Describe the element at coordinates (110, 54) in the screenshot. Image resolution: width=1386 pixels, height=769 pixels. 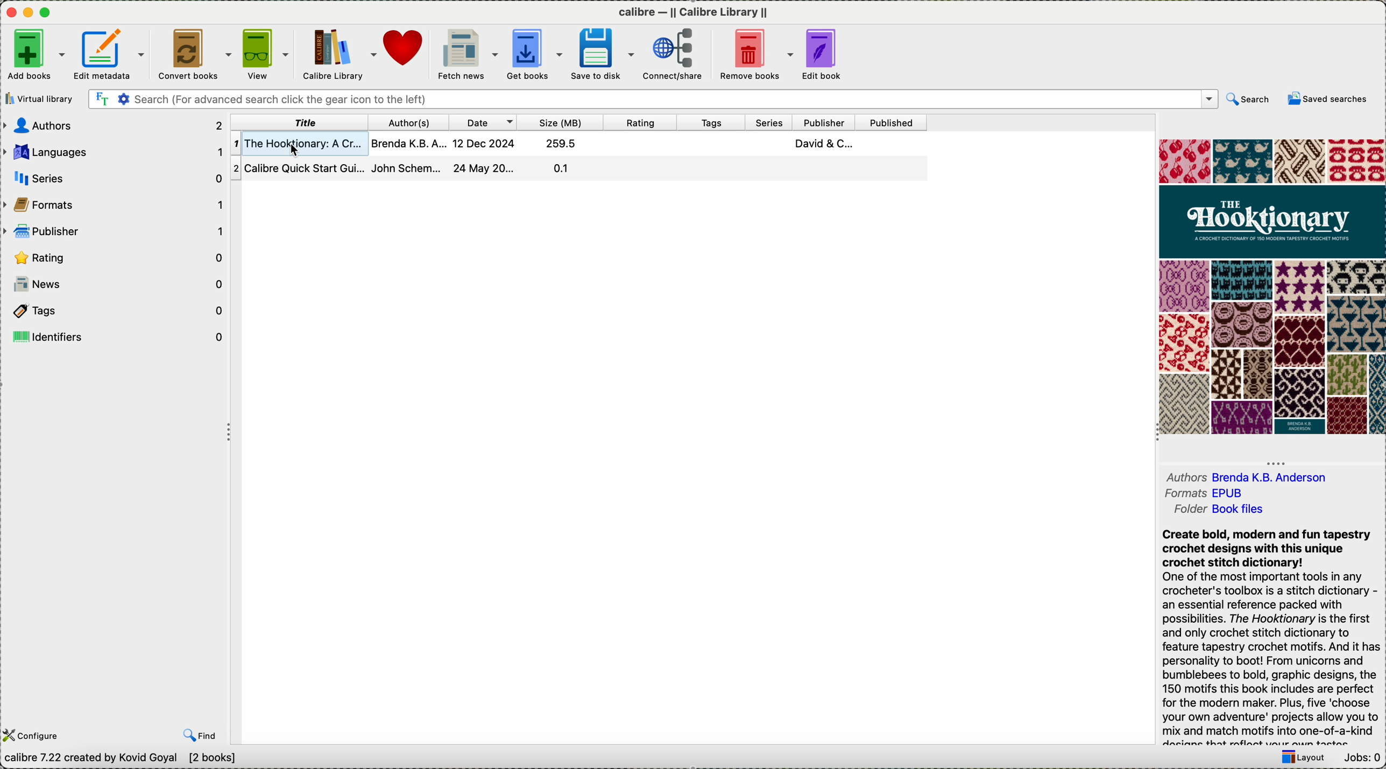
I see `edit metadata` at that location.